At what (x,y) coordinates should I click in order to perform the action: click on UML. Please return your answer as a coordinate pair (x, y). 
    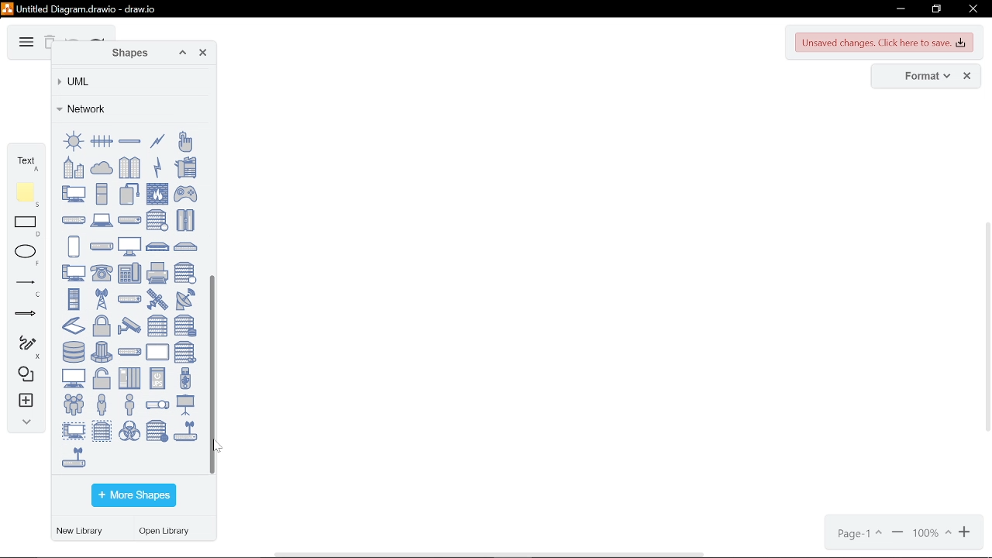
    Looking at the image, I should click on (127, 81).